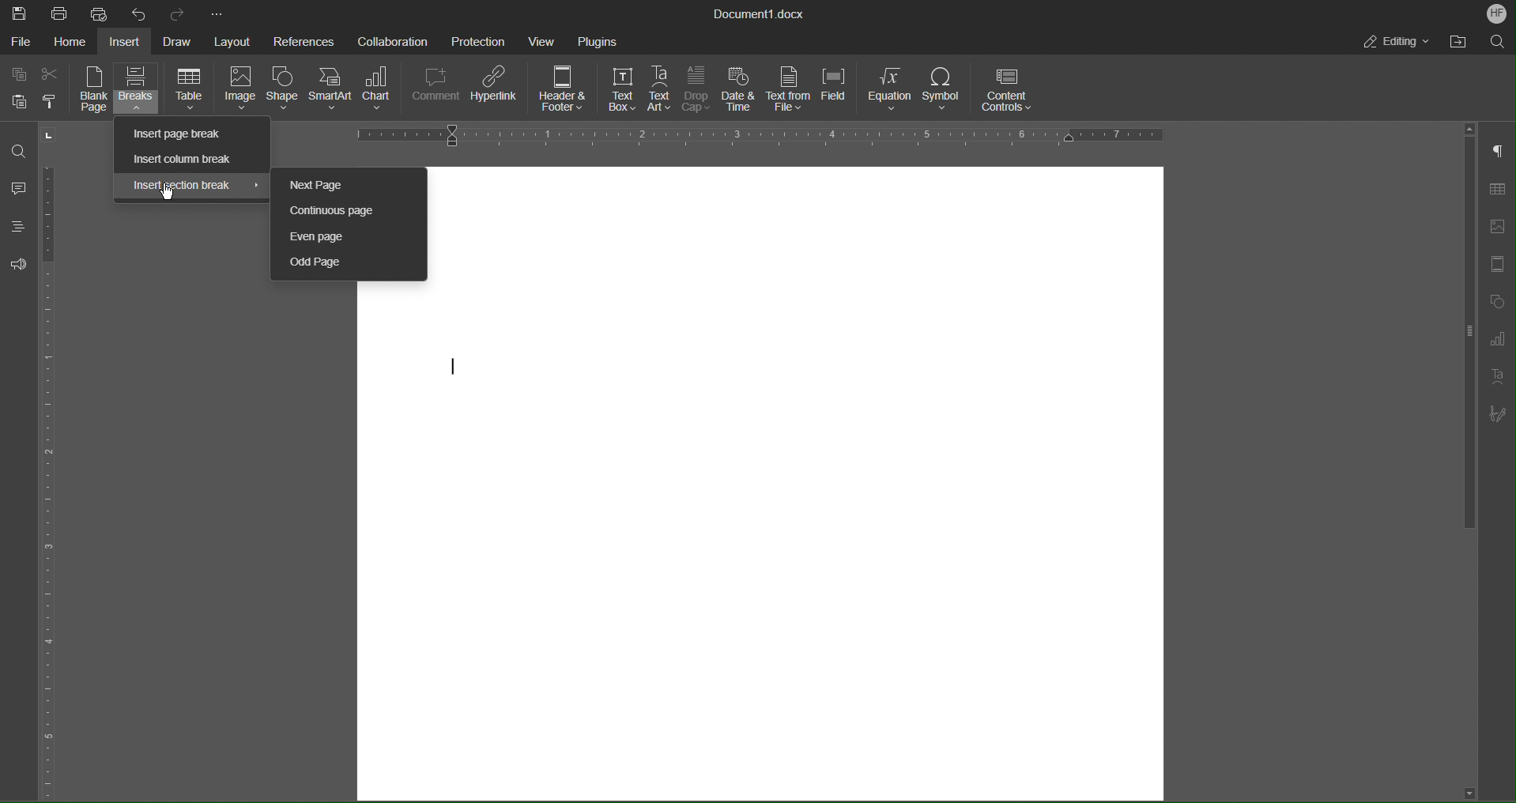 This screenshot has width=1516, height=803. Describe the element at coordinates (1496, 228) in the screenshot. I see `Image Settings` at that location.